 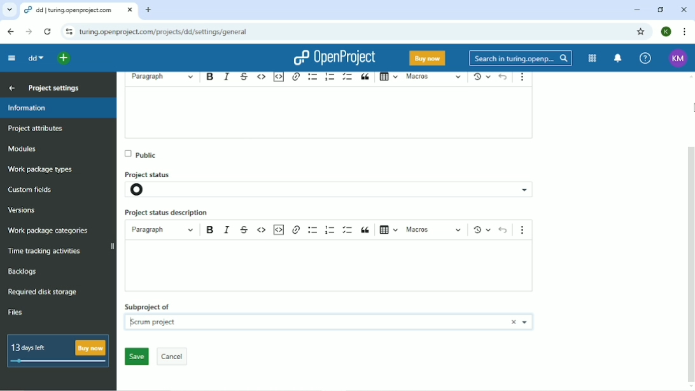 What do you see at coordinates (43, 293) in the screenshot?
I see `Required disk storage` at bounding box center [43, 293].